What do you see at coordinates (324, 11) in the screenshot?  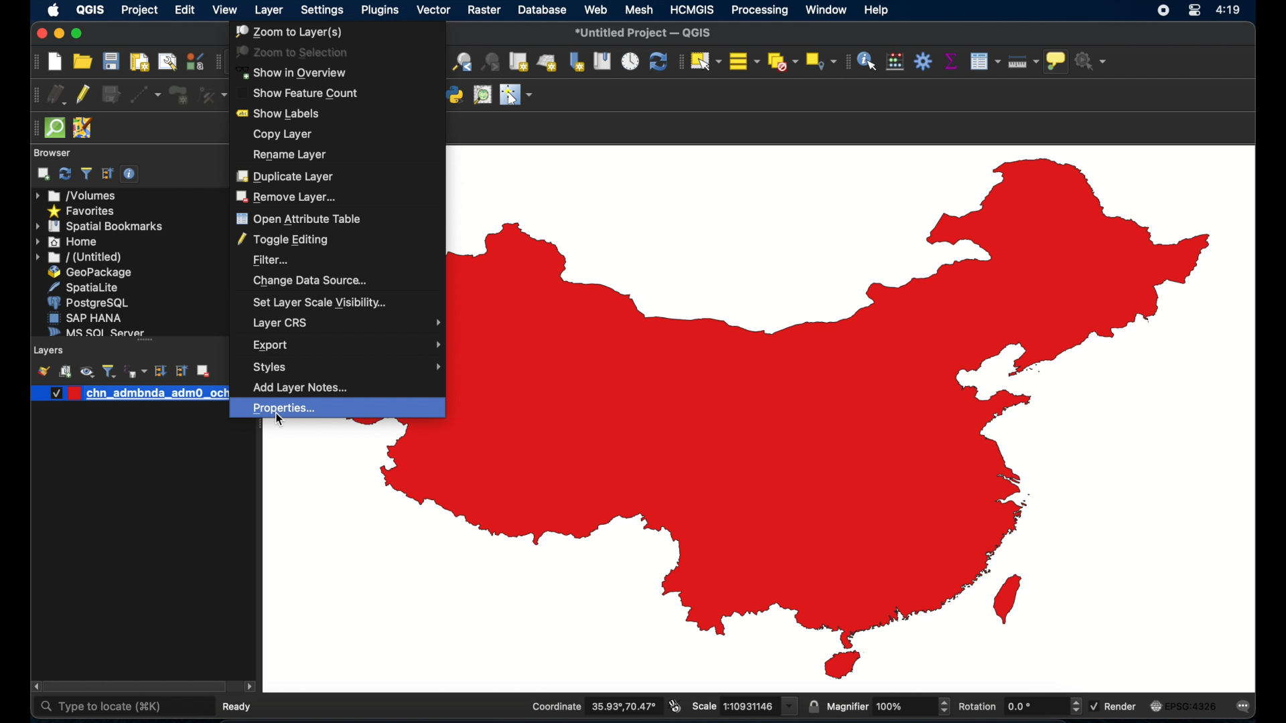 I see `settings` at bounding box center [324, 11].